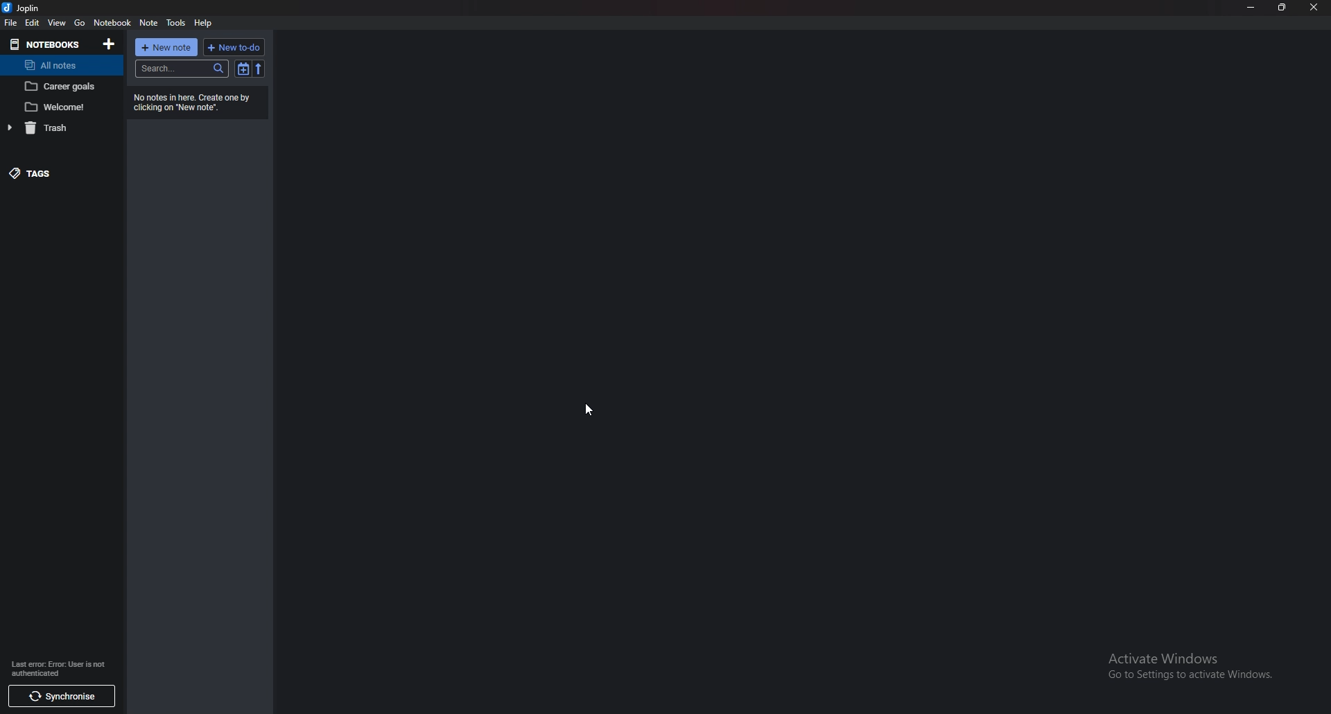 This screenshot has width=1331, height=714. I want to click on sync, so click(61, 698).